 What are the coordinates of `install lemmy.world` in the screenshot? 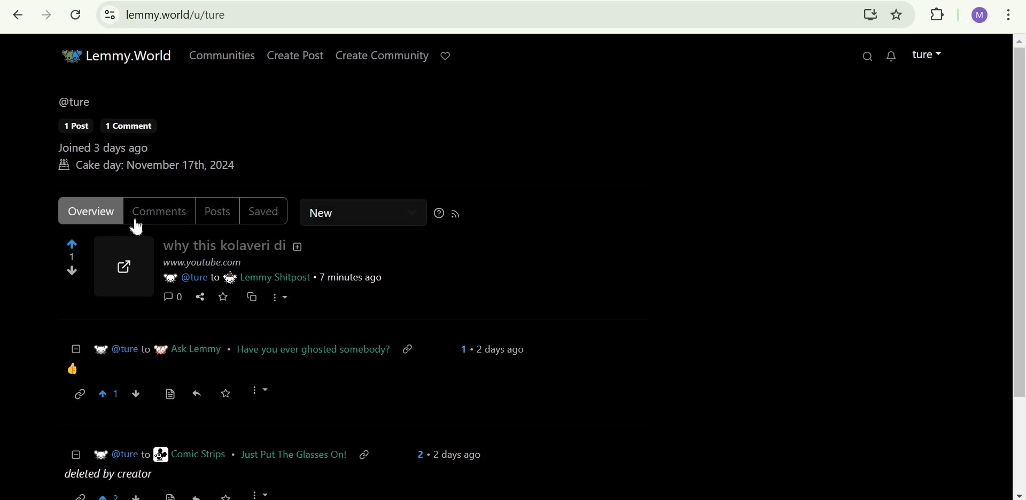 It's located at (869, 16).